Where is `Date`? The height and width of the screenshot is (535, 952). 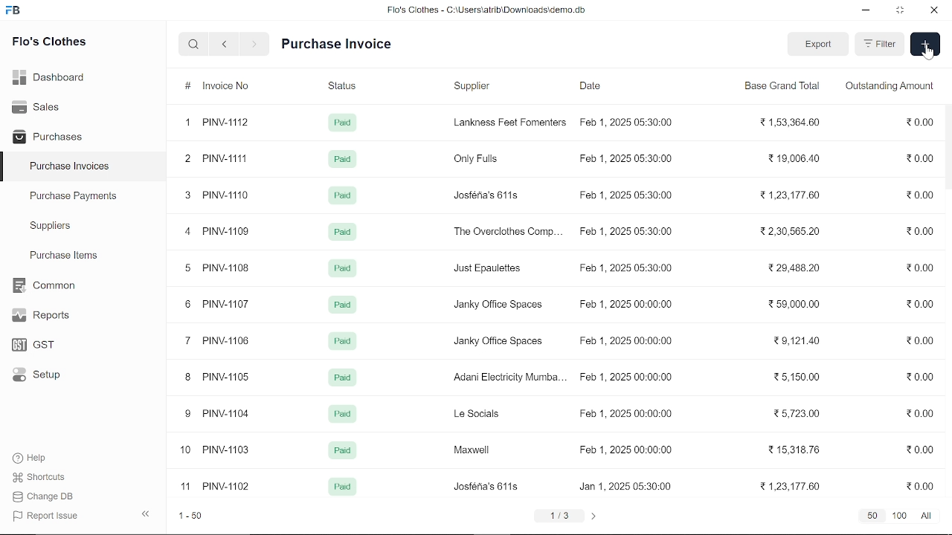 Date is located at coordinates (585, 85).